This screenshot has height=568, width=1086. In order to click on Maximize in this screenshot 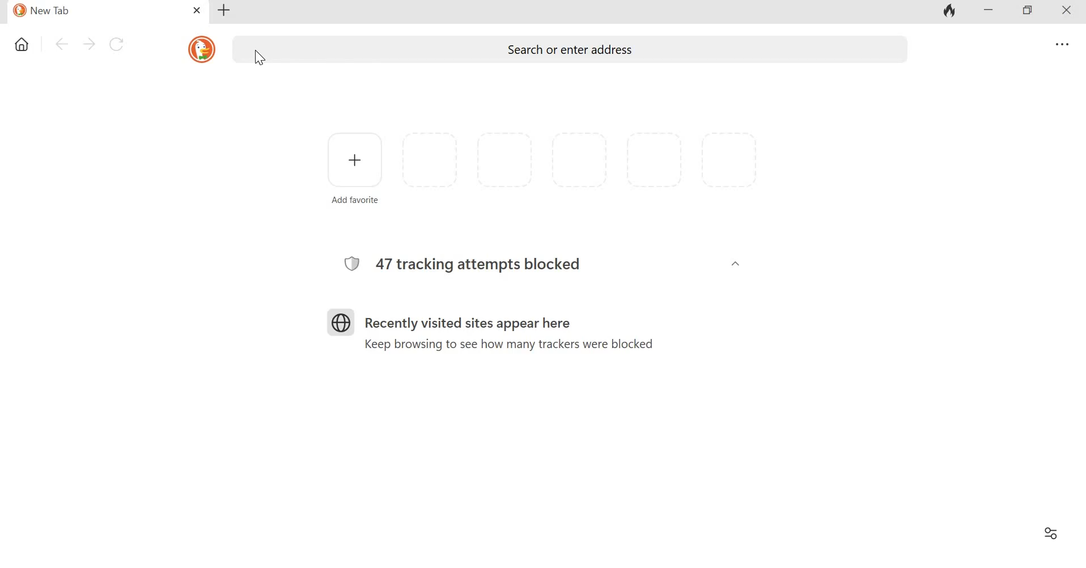, I will do `click(1029, 11)`.